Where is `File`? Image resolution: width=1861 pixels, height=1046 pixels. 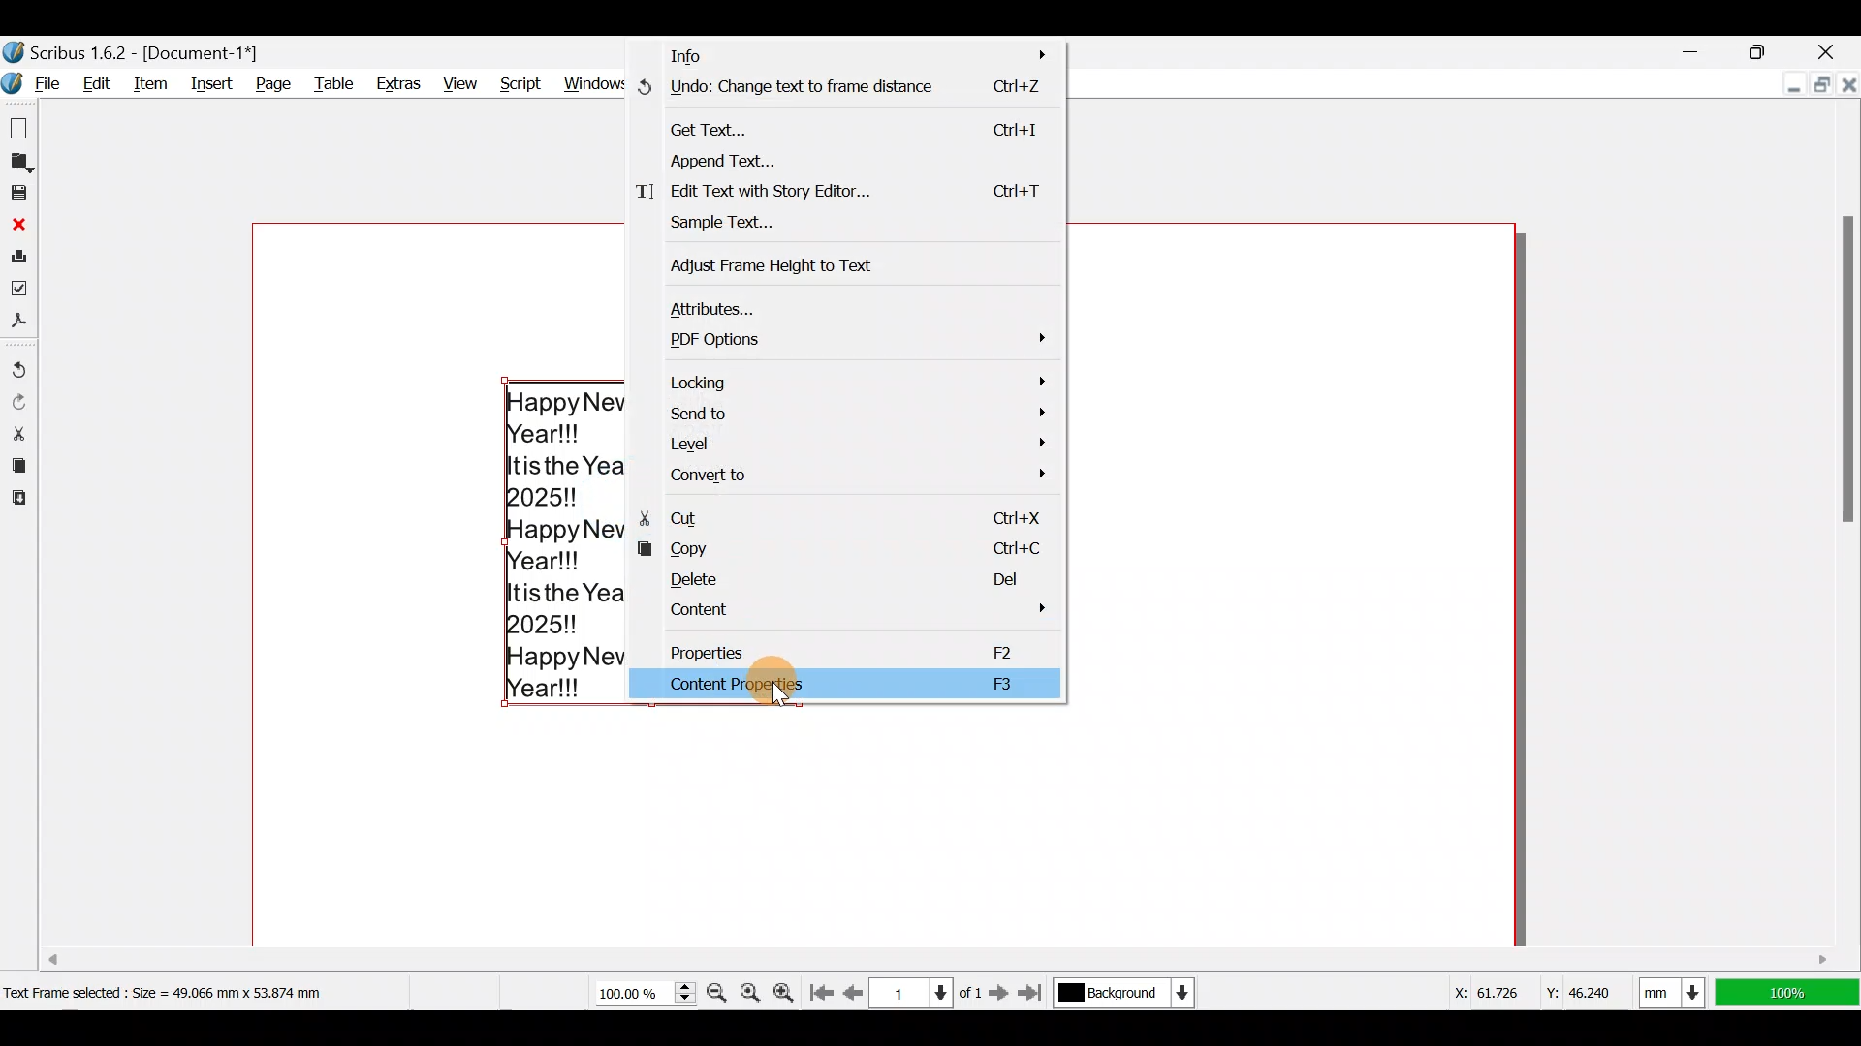
File is located at coordinates (36, 85).